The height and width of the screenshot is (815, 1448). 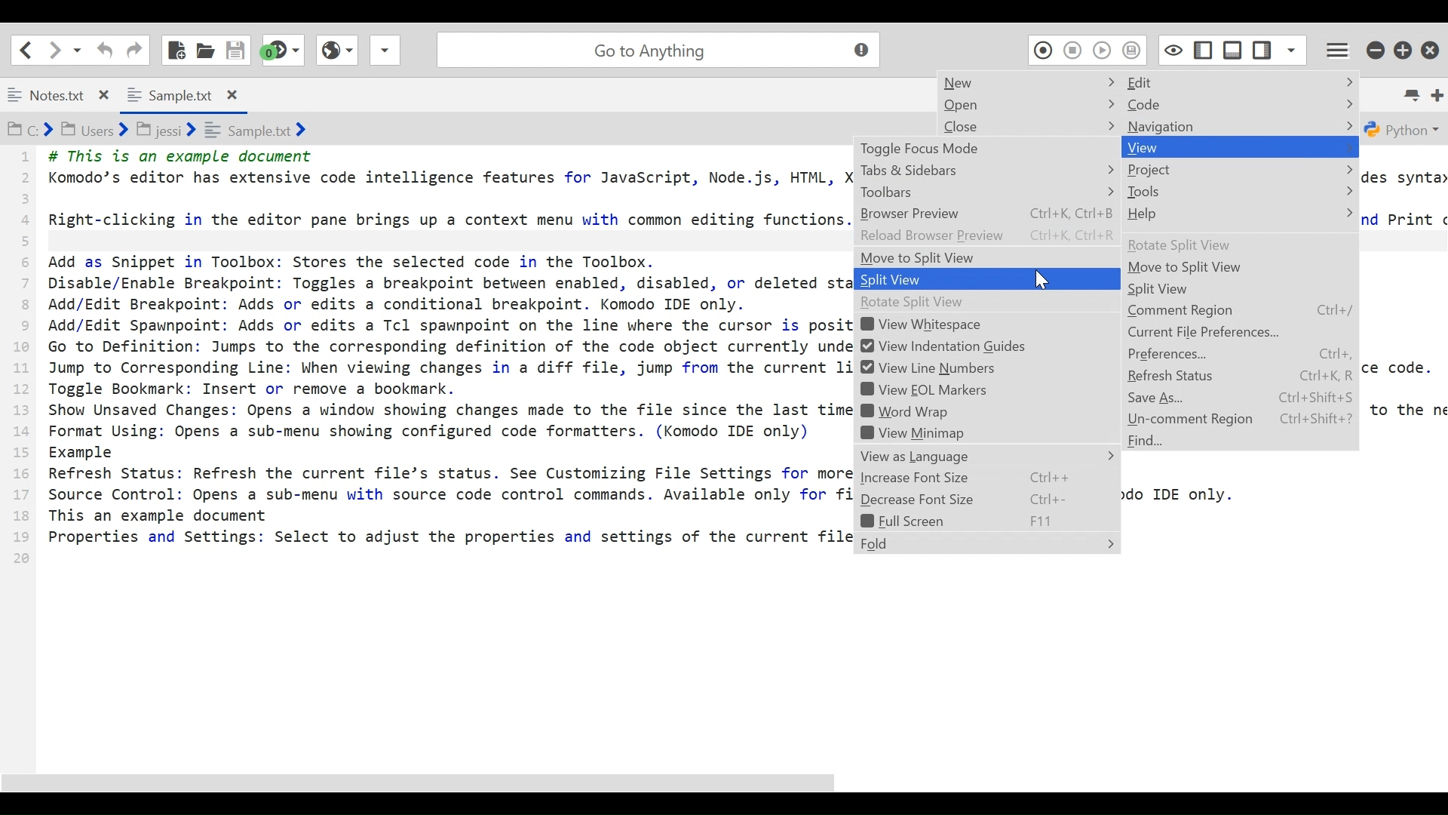 I want to click on Rotate Split View, so click(x=983, y=303).